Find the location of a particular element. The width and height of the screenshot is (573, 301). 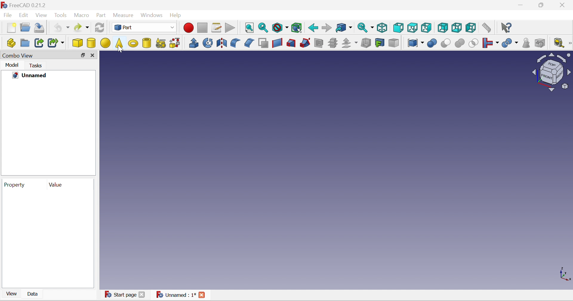

Union is located at coordinates (460, 44).